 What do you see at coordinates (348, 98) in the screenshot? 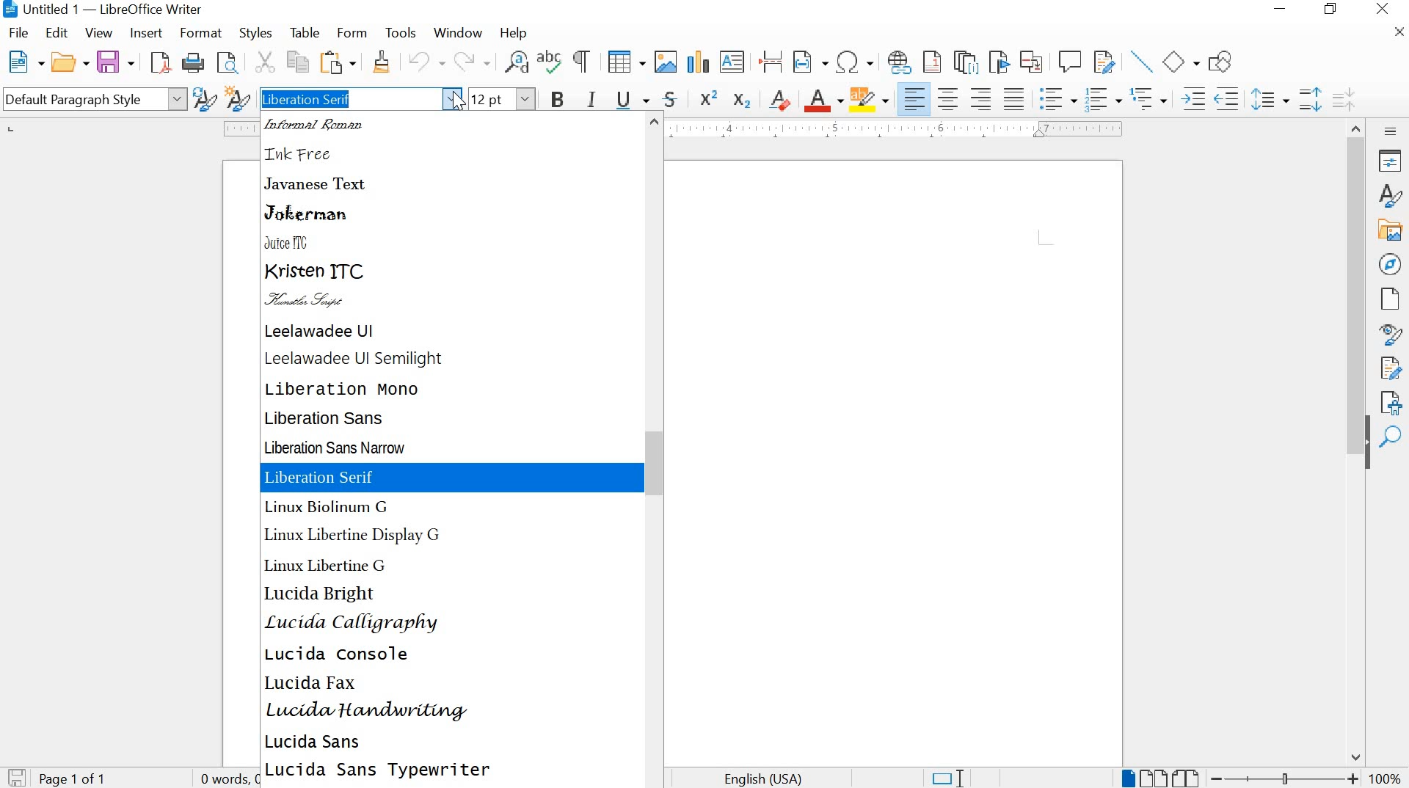
I see `HIGHLIGHTED TEX` at bounding box center [348, 98].